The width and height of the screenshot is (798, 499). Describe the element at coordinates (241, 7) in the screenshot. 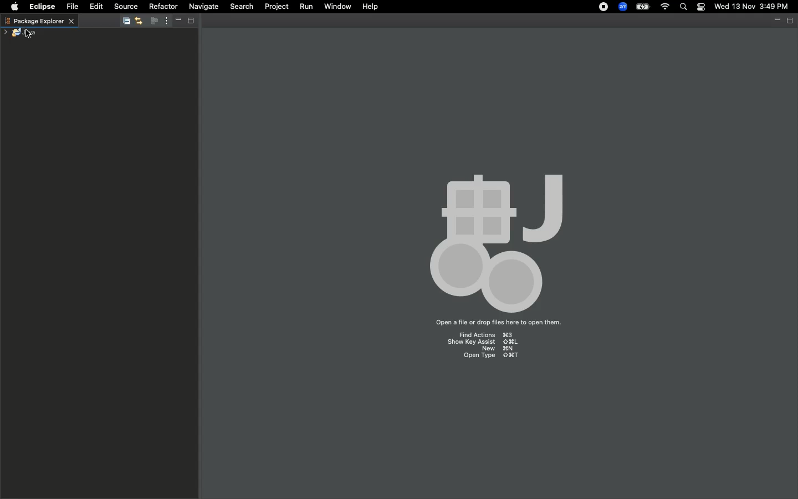

I see `Search` at that location.